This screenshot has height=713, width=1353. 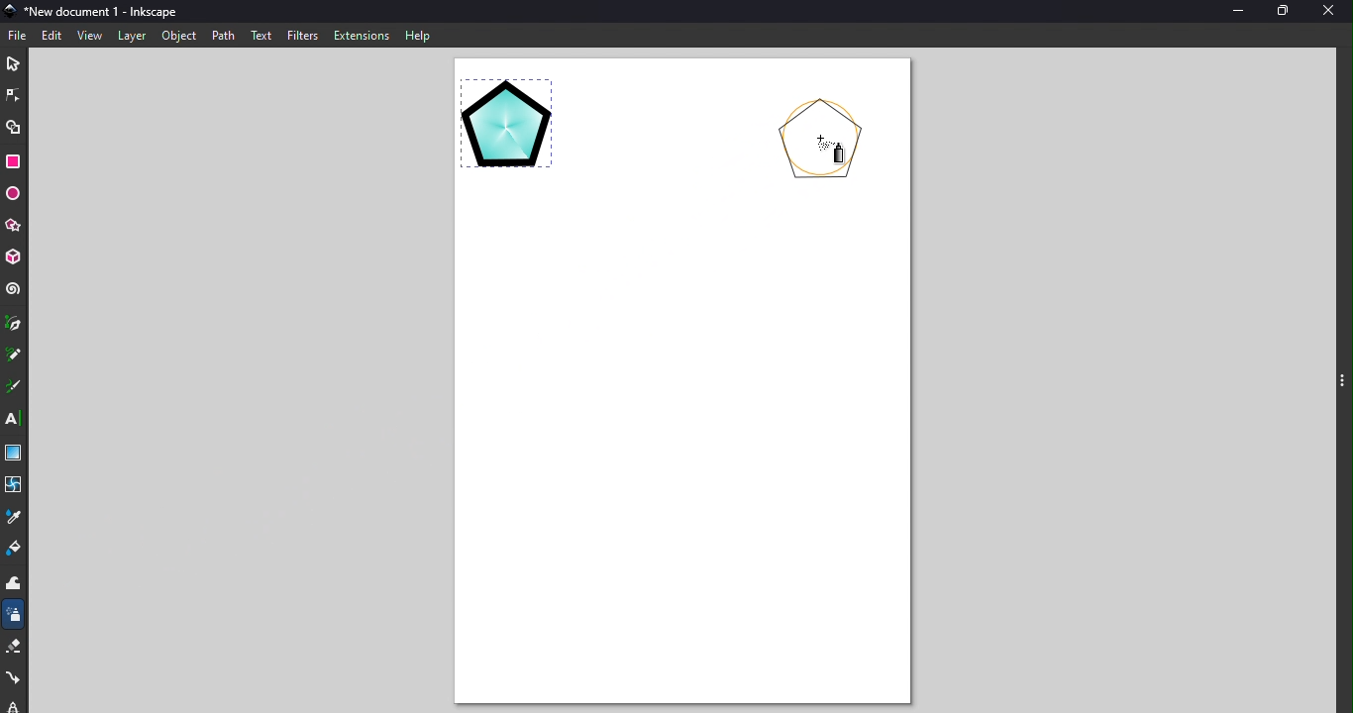 I want to click on Calligraphy tool, so click(x=13, y=386).